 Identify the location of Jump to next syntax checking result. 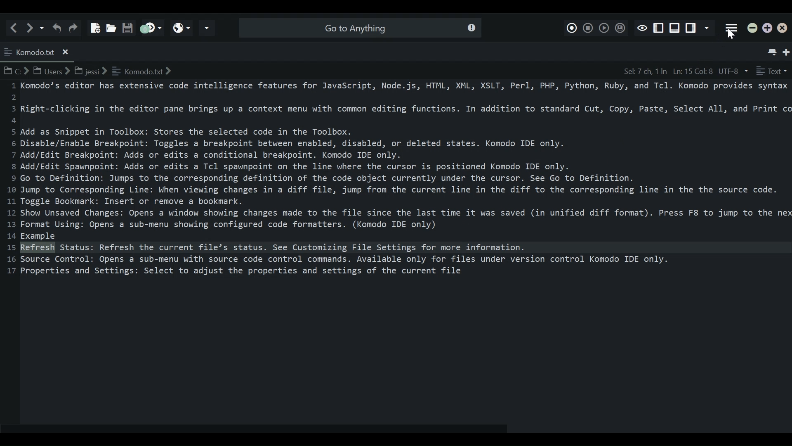
(150, 28).